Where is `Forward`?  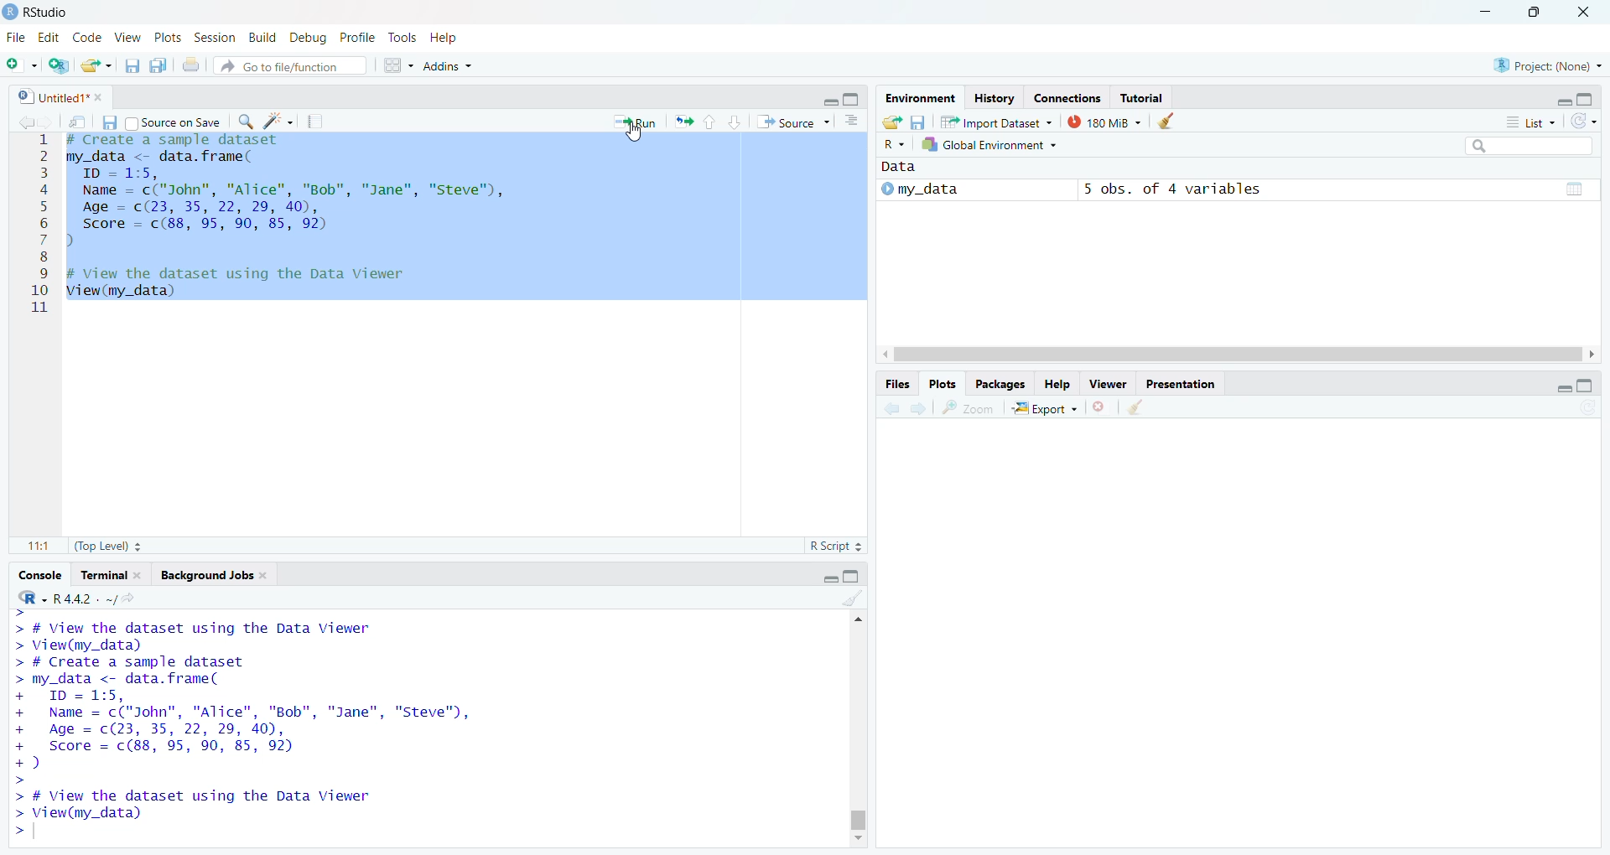 Forward is located at coordinates (49, 122).